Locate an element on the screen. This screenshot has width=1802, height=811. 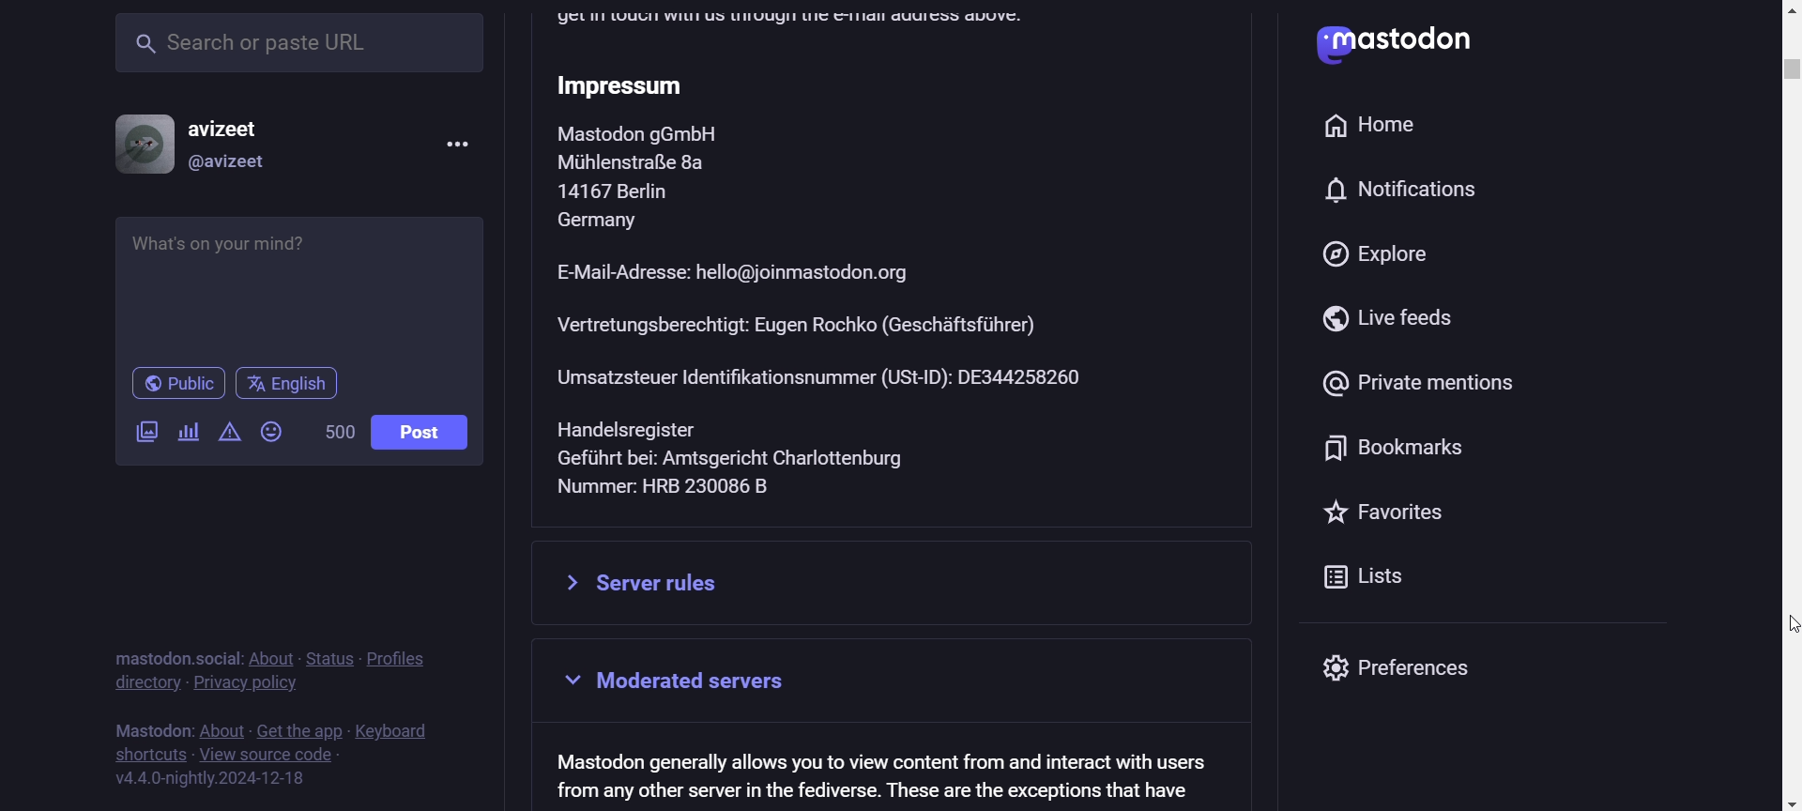
keyboard is located at coordinates (397, 728).